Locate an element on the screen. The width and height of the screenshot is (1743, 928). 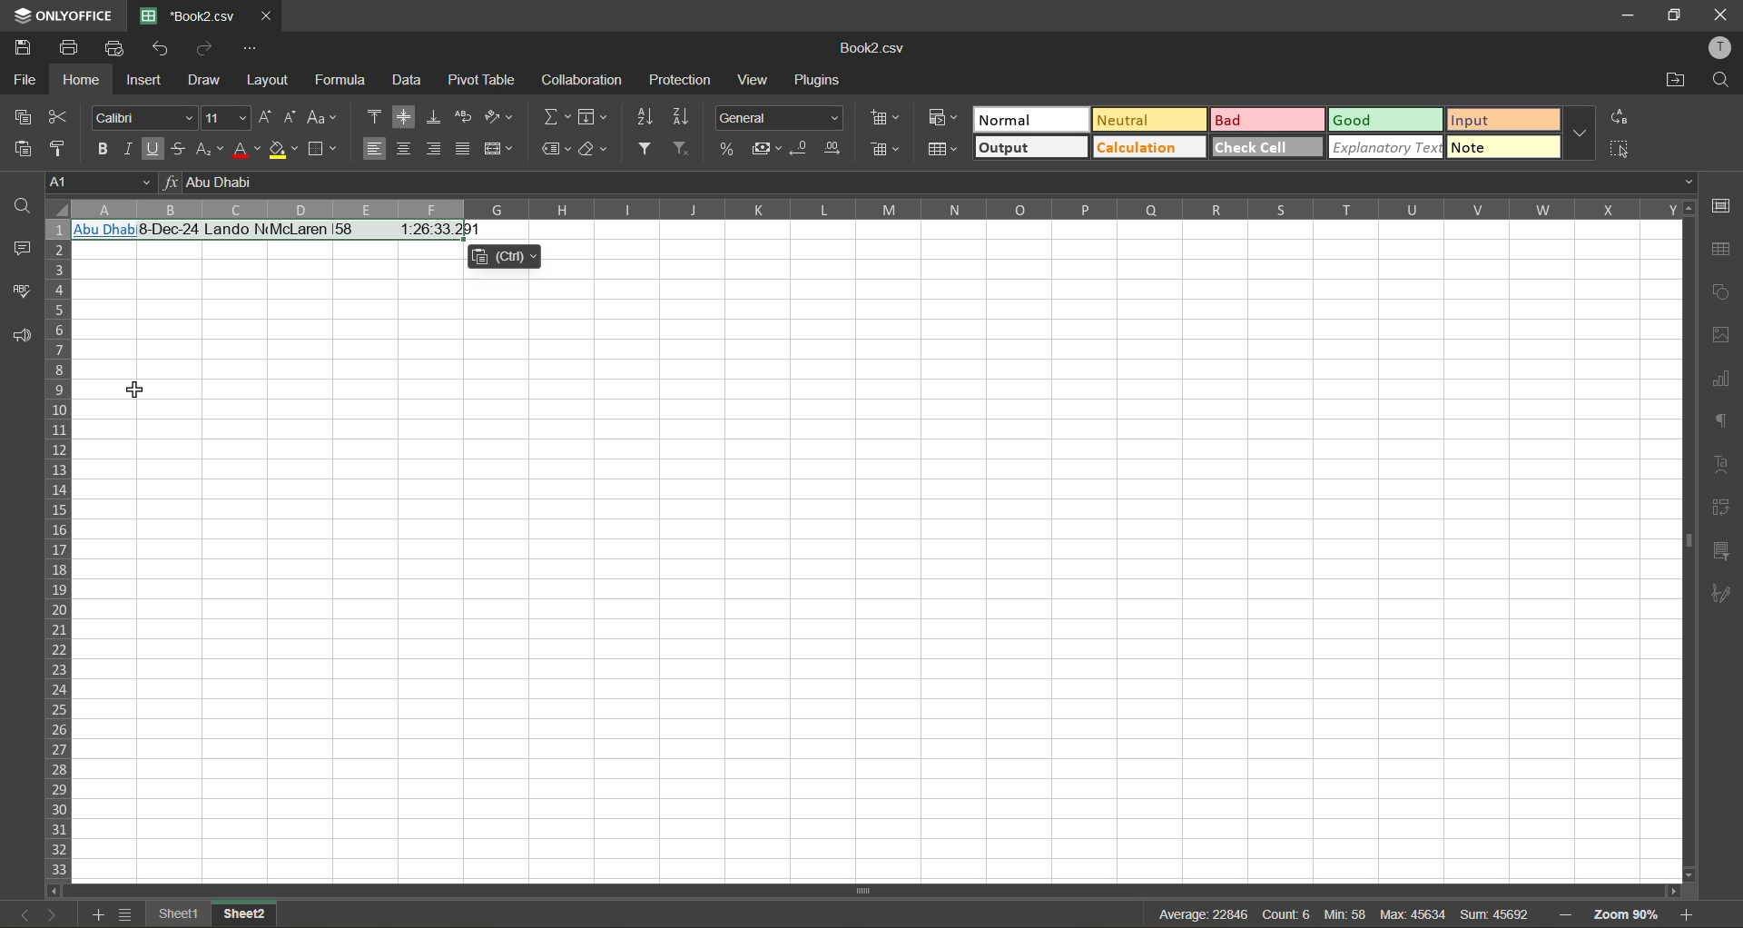
cell address is located at coordinates (102, 180).